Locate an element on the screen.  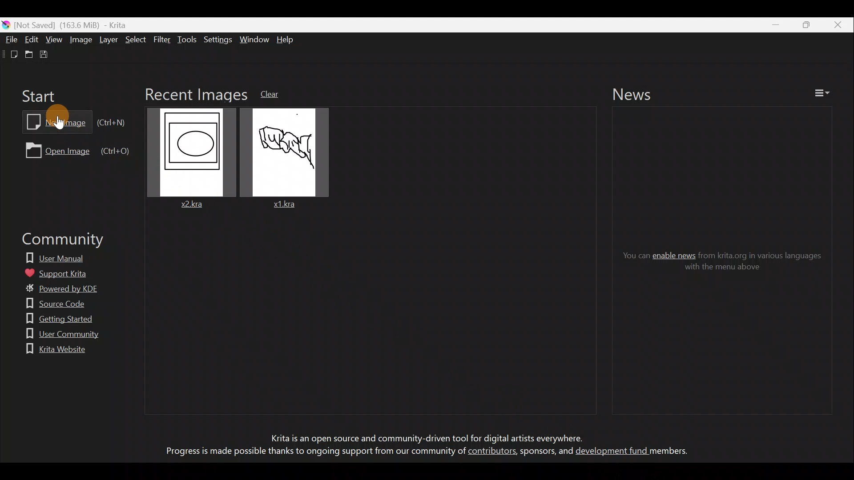
Settings is located at coordinates (217, 40).